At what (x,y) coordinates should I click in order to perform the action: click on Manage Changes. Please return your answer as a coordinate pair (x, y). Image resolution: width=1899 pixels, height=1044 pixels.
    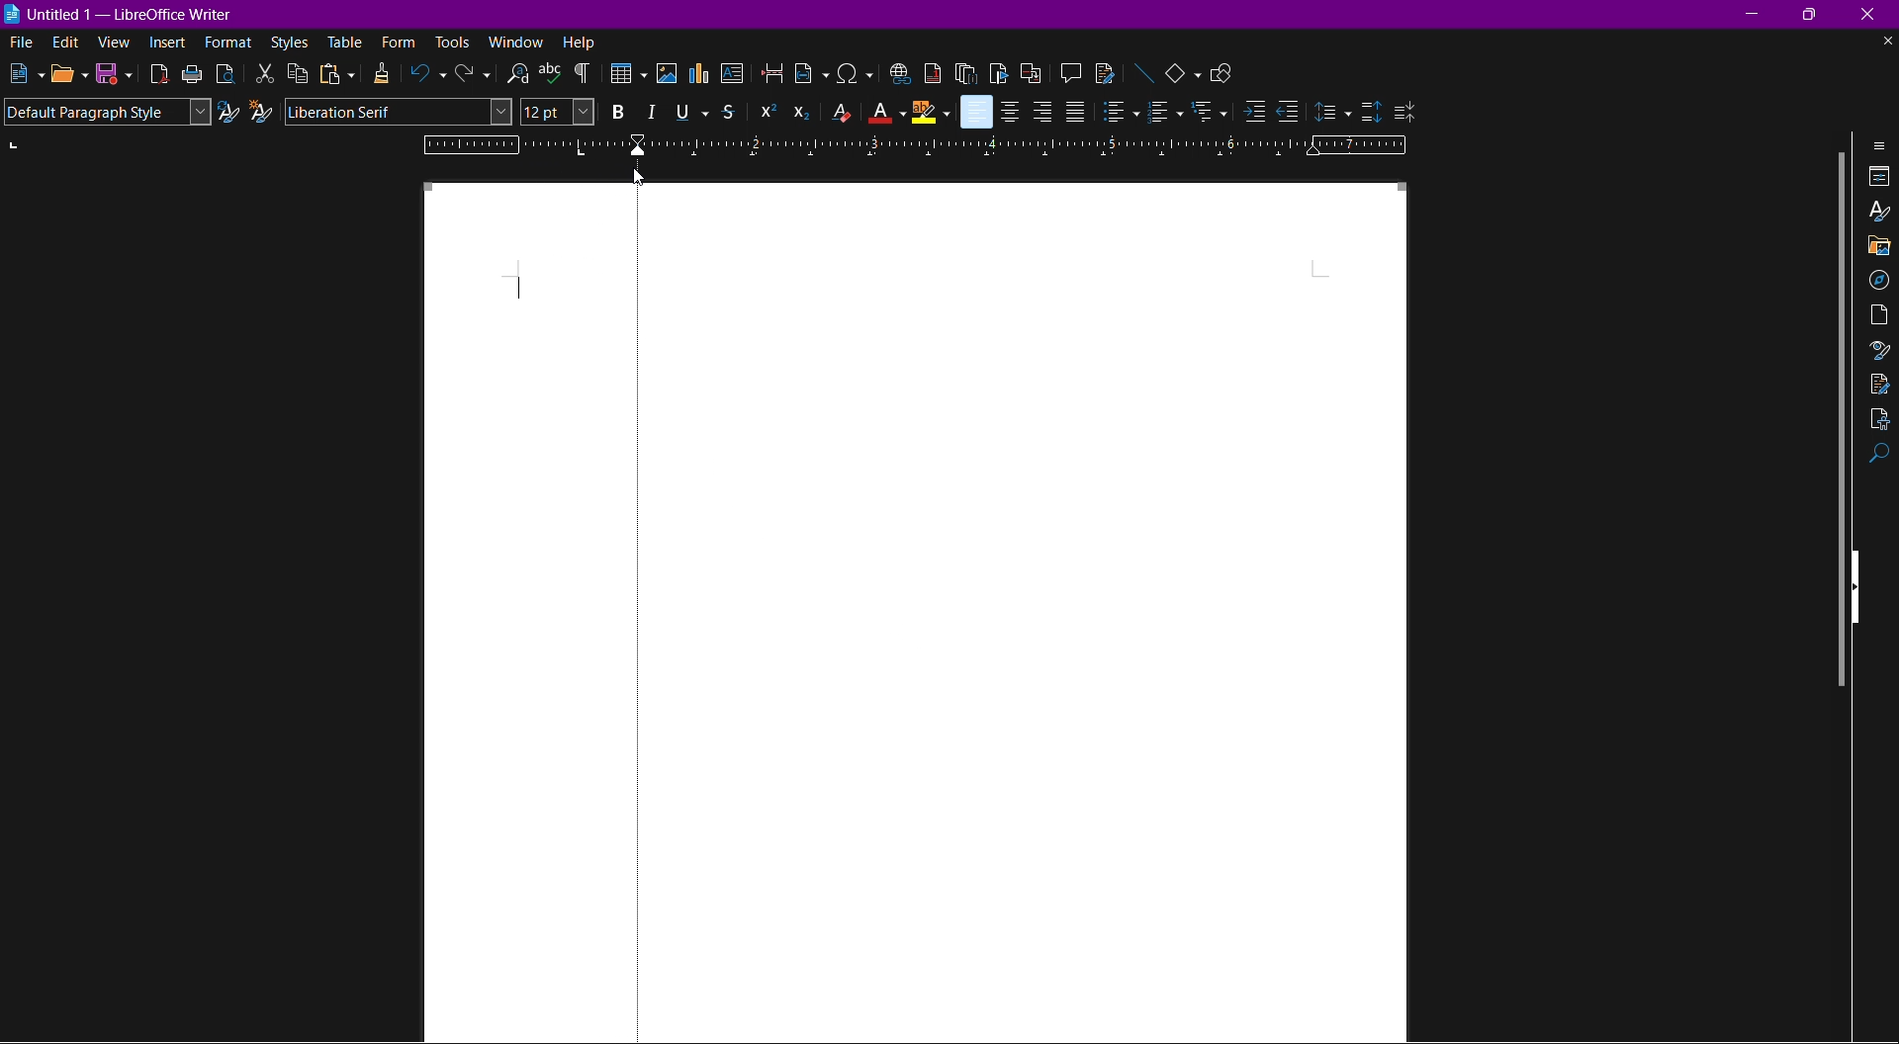
    Looking at the image, I should click on (1880, 384).